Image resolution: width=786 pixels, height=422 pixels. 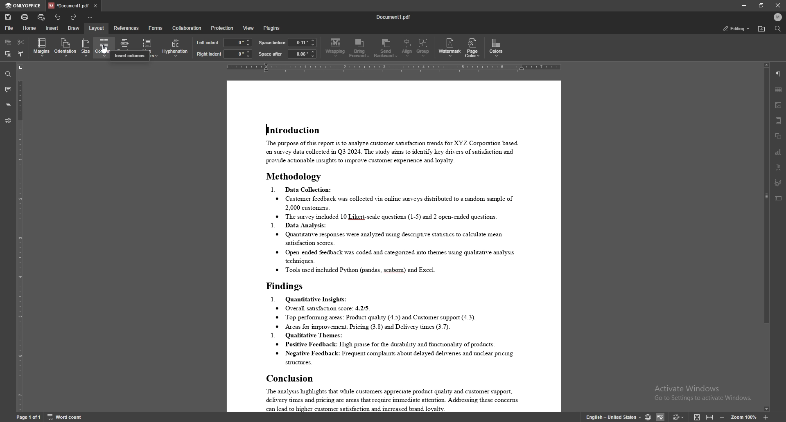 What do you see at coordinates (65, 47) in the screenshot?
I see `orientation` at bounding box center [65, 47].